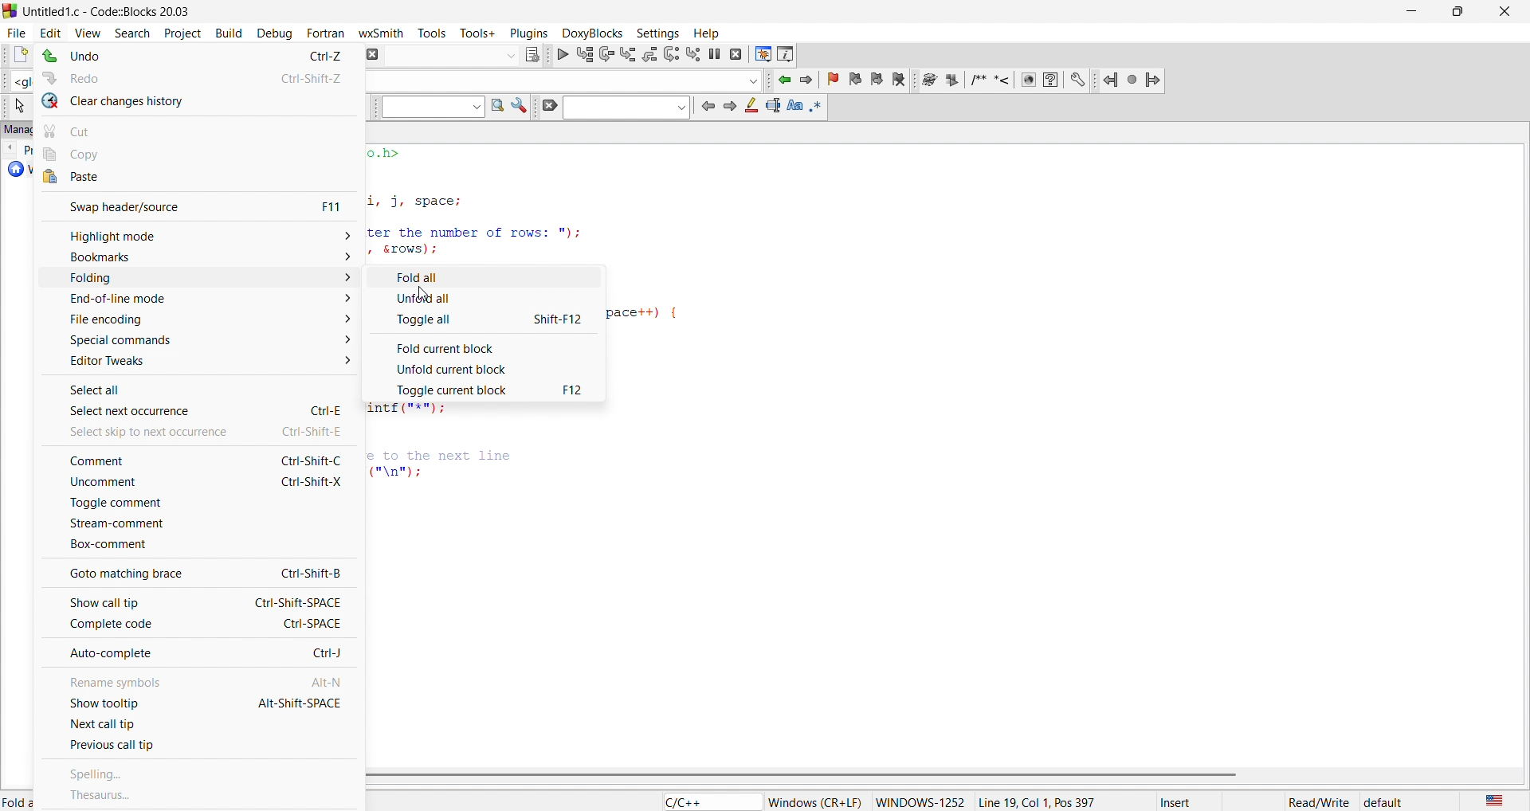  Describe the element at coordinates (193, 600) in the screenshot. I see `show call tip` at that location.